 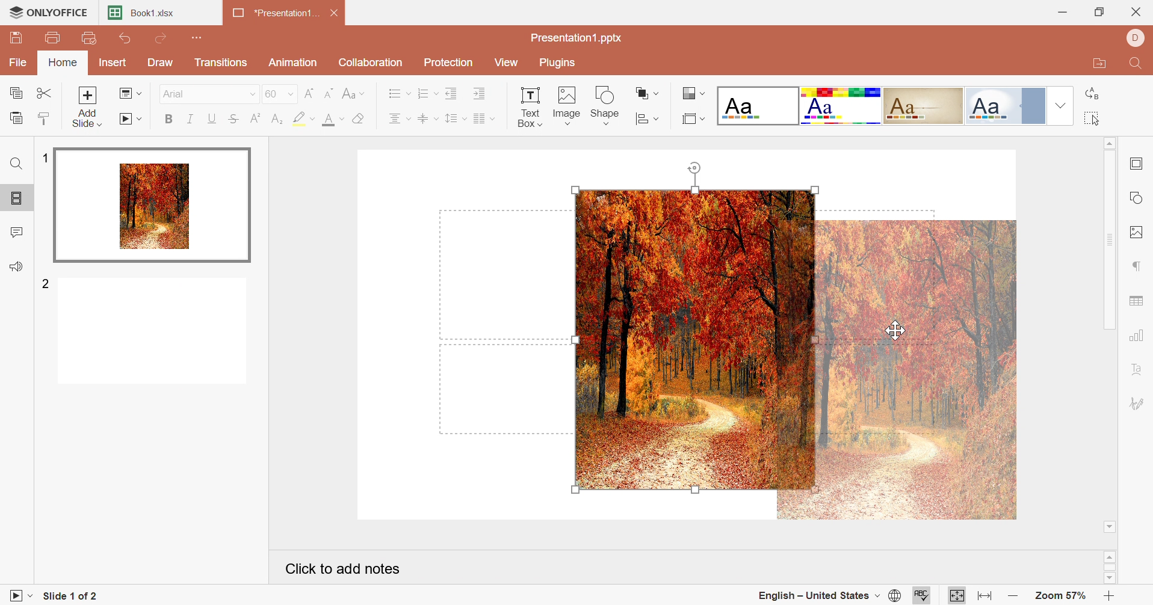 I want to click on Signature settings, so click(x=1139, y=404).